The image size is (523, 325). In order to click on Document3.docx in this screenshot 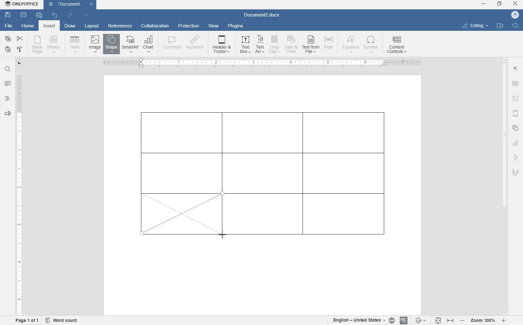, I will do `click(71, 5)`.